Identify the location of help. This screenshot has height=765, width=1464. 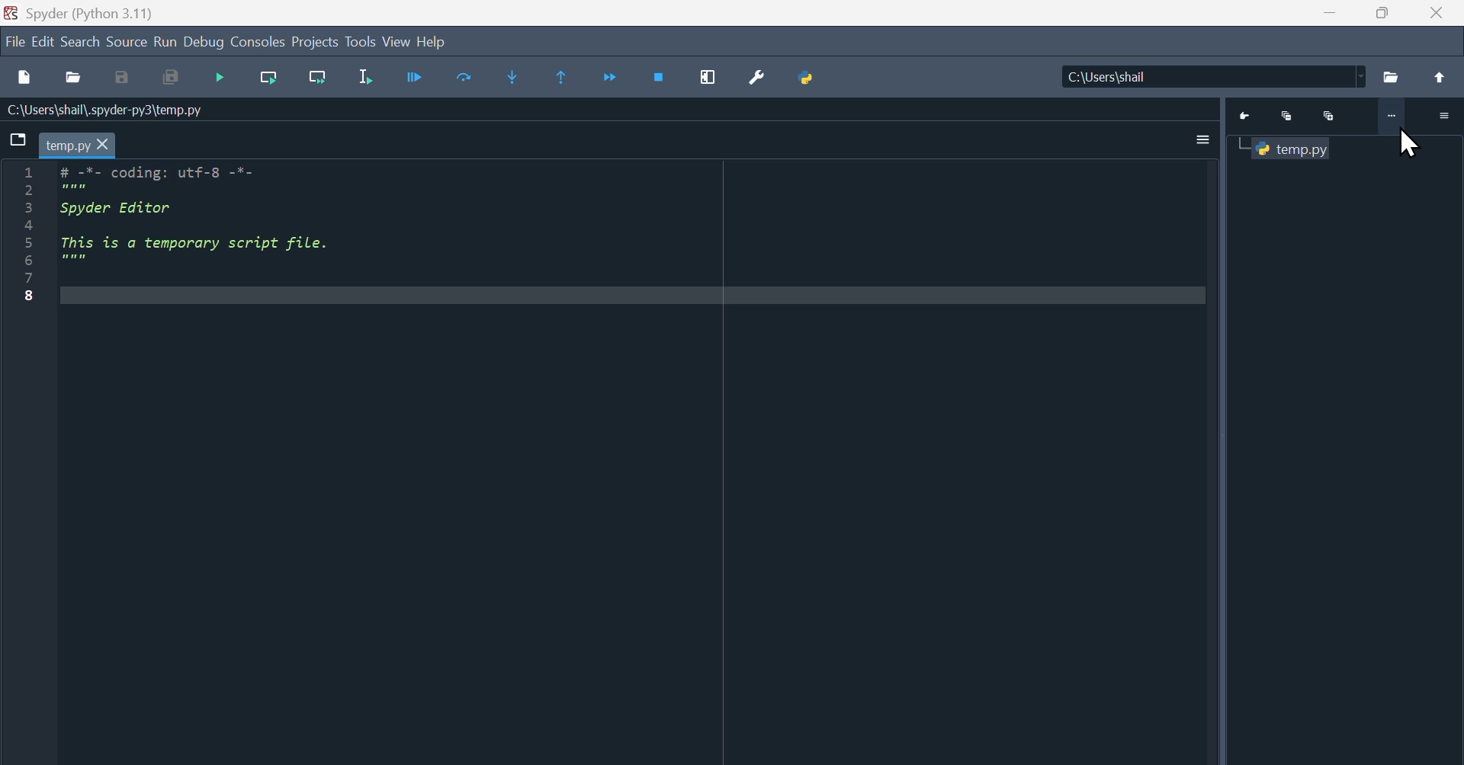
(431, 41).